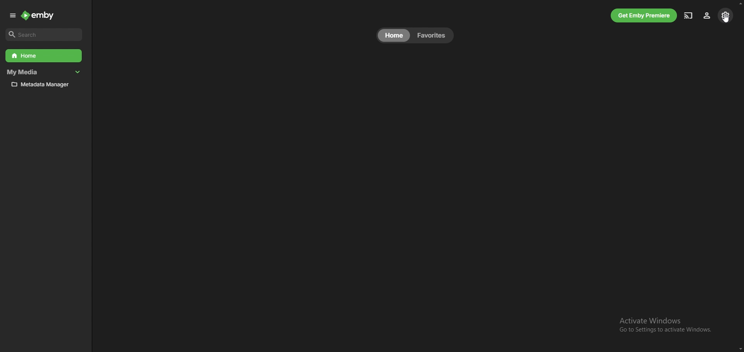 This screenshot has height=352, width=744. What do you see at coordinates (10, 16) in the screenshot?
I see `expand` at bounding box center [10, 16].